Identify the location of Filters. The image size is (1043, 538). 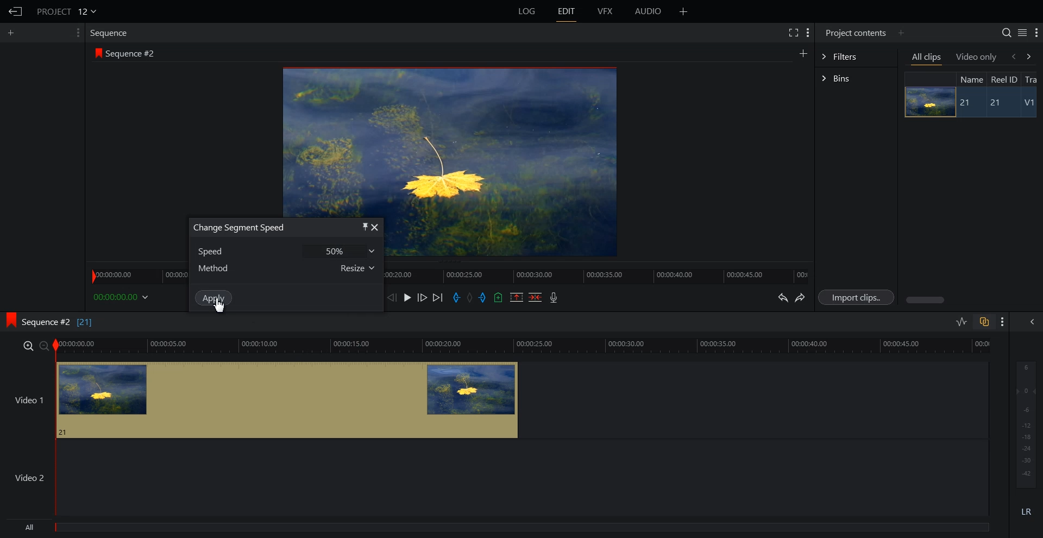
(856, 55).